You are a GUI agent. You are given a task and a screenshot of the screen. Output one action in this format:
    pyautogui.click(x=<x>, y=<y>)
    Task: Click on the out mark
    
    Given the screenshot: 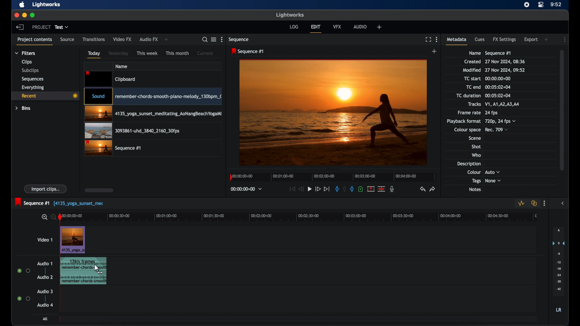 What is the action you would take?
    pyautogui.click(x=352, y=189)
    